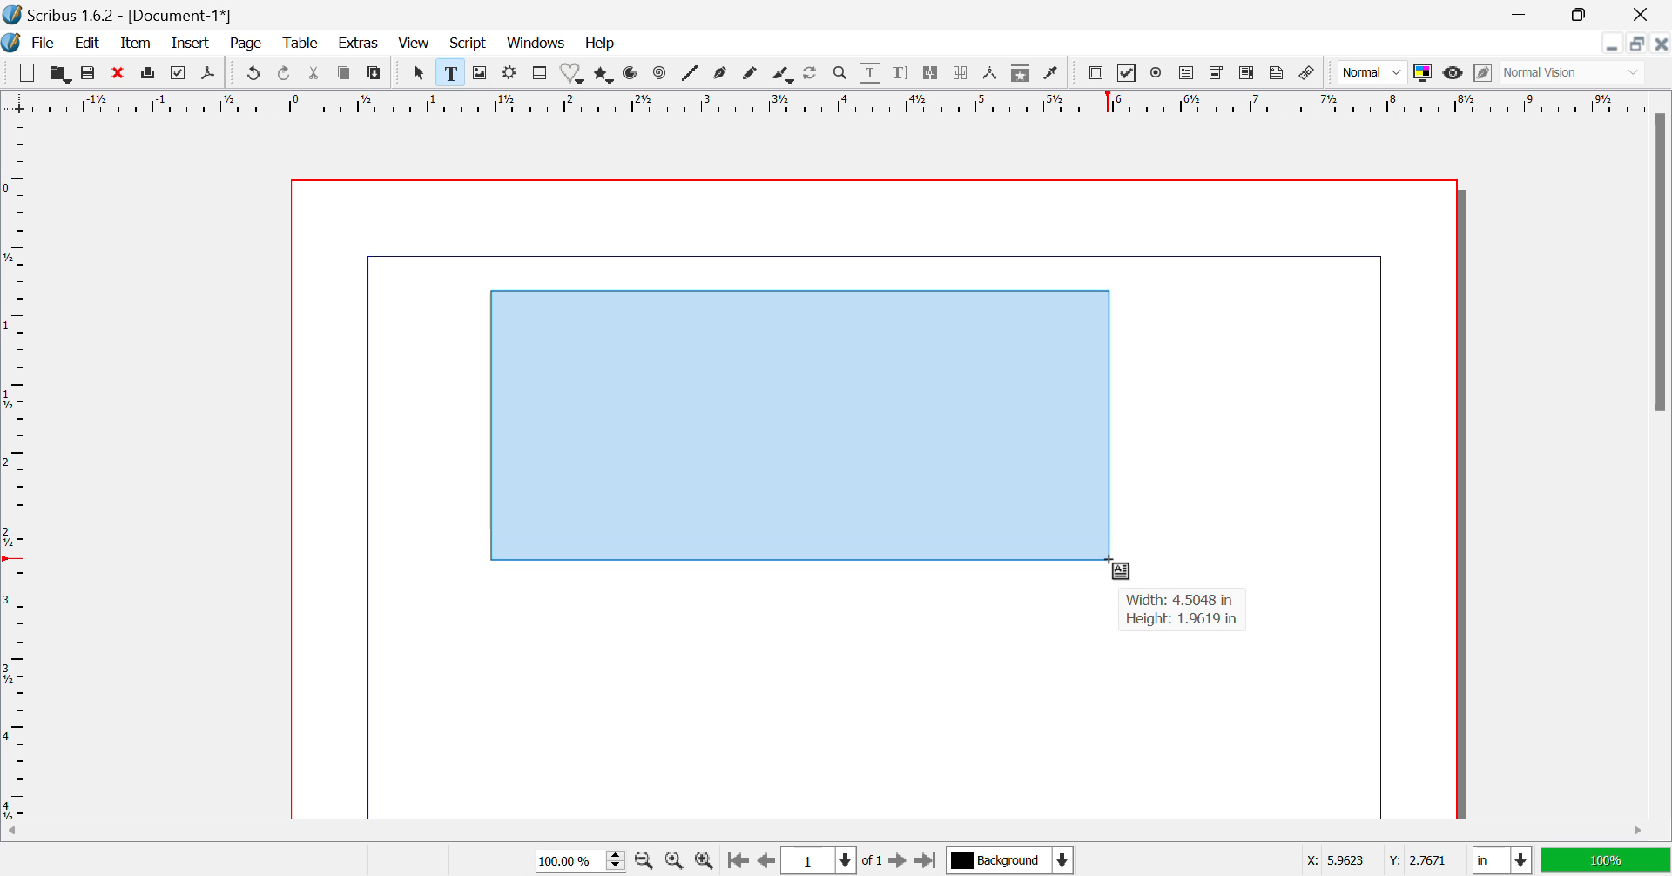 This screenshot has width=1672, height=876. Describe the element at coordinates (924, 859) in the screenshot. I see `Last Page` at that location.